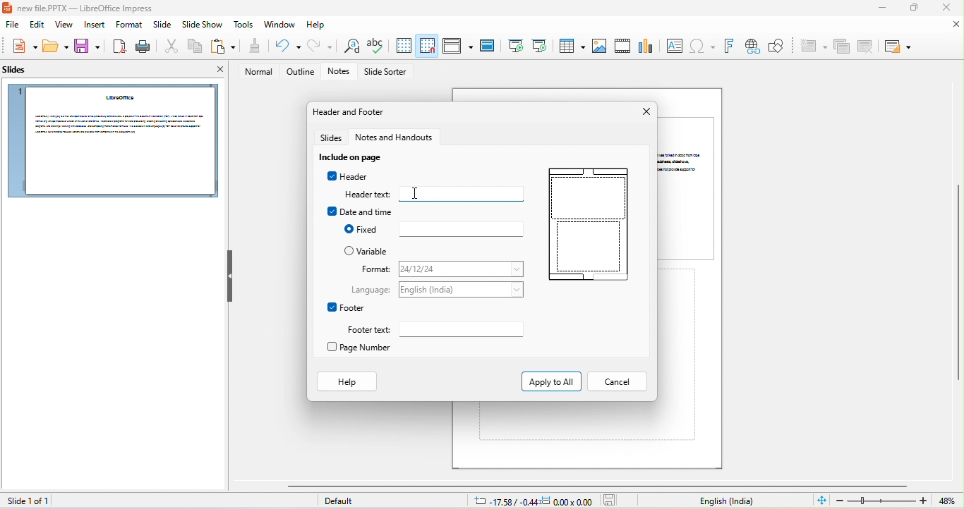 Image resolution: width=964 pixels, height=509 pixels. Describe the element at coordinates (360, 211) in the screenshot. I see `date and time` at that location.